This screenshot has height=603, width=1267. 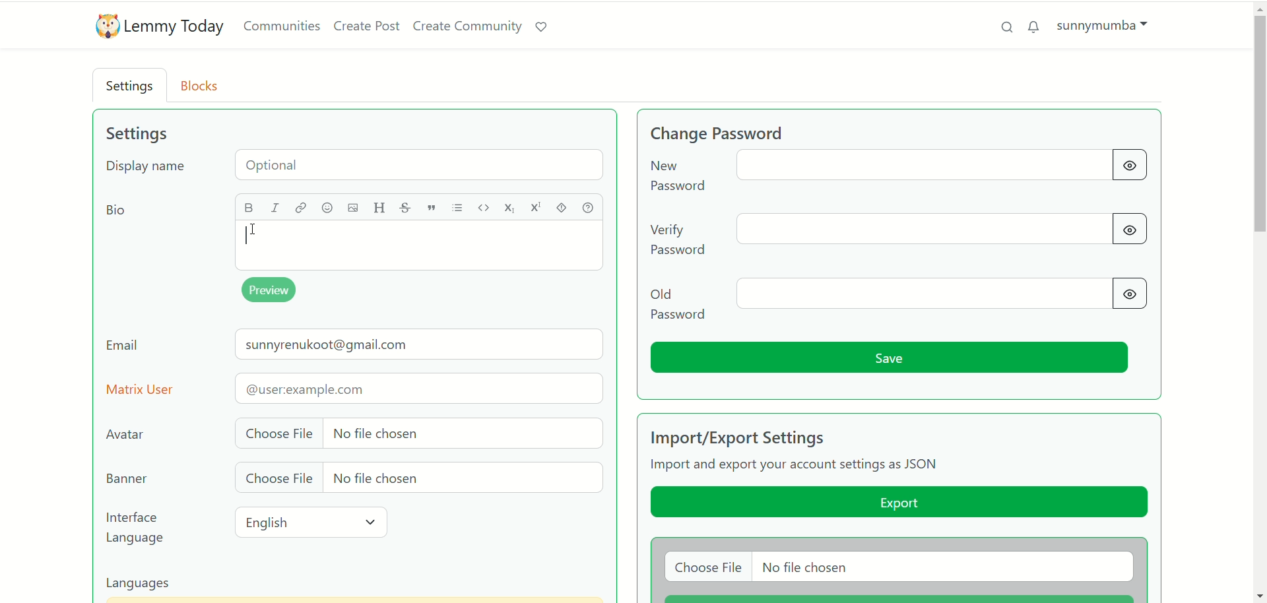 What do you see at coordinates (273, 291) in the screenshot?
I see `preview` at bounding box center [273, 291].